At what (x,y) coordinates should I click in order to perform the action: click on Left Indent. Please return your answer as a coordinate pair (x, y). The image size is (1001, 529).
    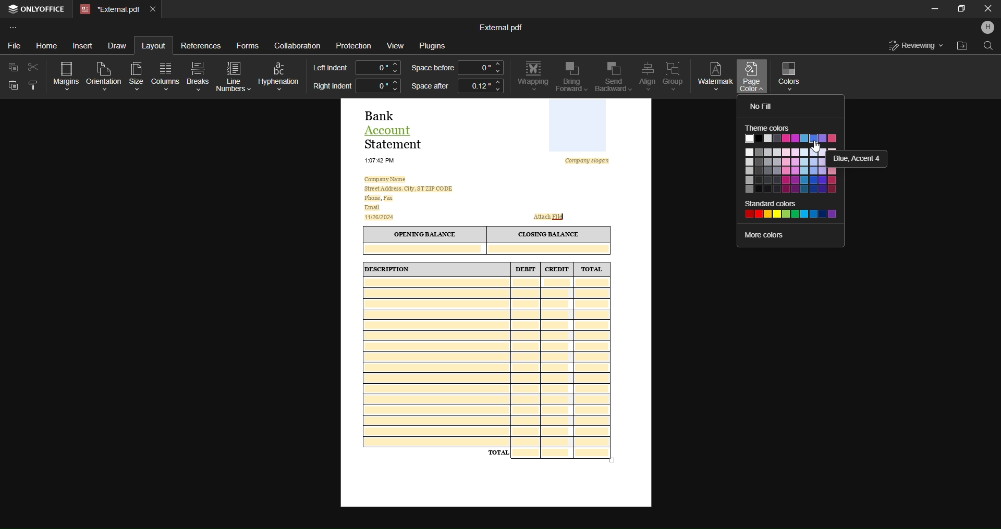
    Looking at the image, I should click on (331, 67).